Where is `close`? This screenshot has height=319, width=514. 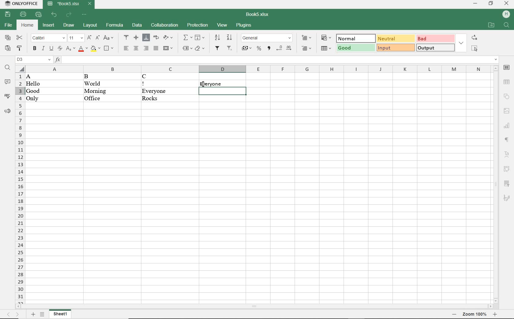 close is located at coordinates (506, 4).